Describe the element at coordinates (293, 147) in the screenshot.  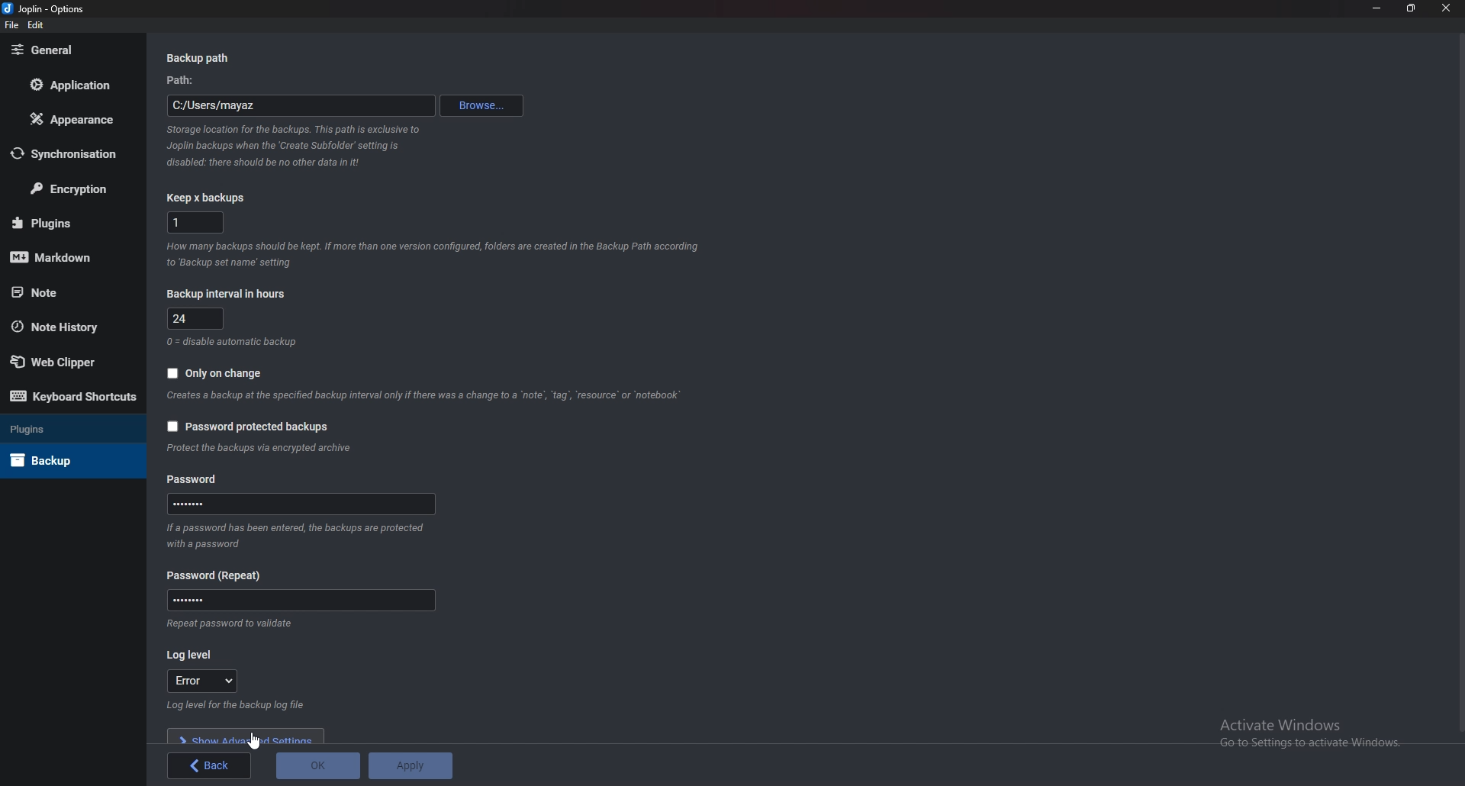
I see `Info on backup storage` at that location.